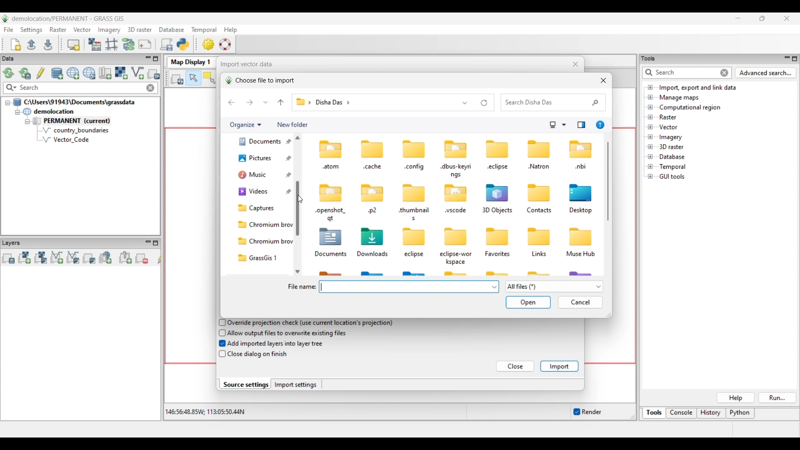 This screenshot has height=450, width=800. What do you see at coordinates (41, 73) in the screenshot?
I see `Allow edits outside of the current mapset` at bounding box center [41, 73].